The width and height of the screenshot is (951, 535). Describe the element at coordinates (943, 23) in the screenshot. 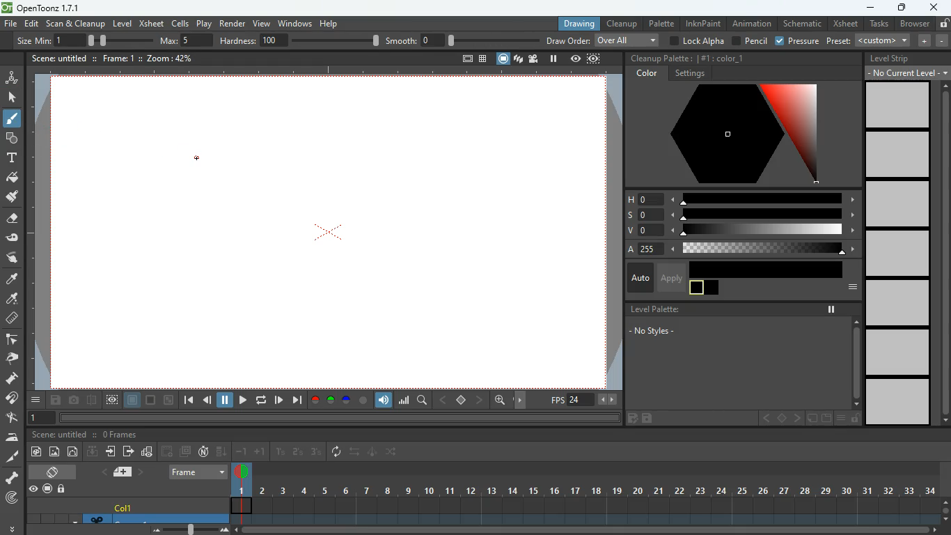

I see `unlock` at that location.